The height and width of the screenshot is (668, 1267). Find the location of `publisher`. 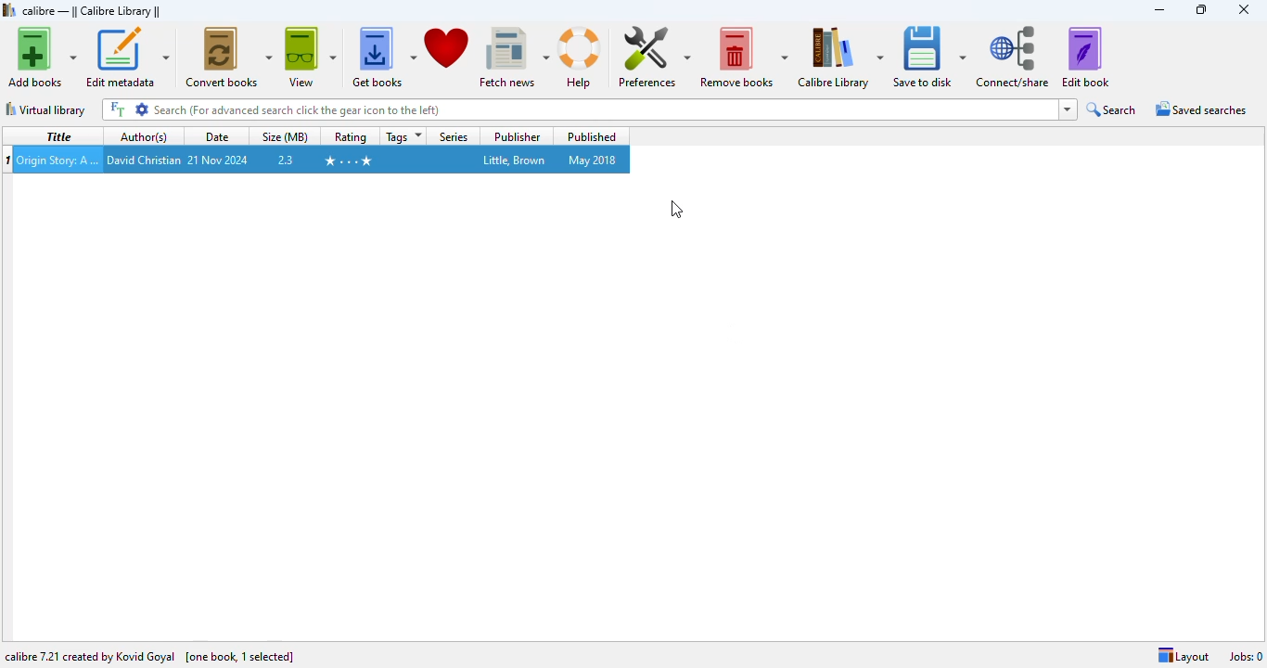

publisher is located at coordinates (517, 137).